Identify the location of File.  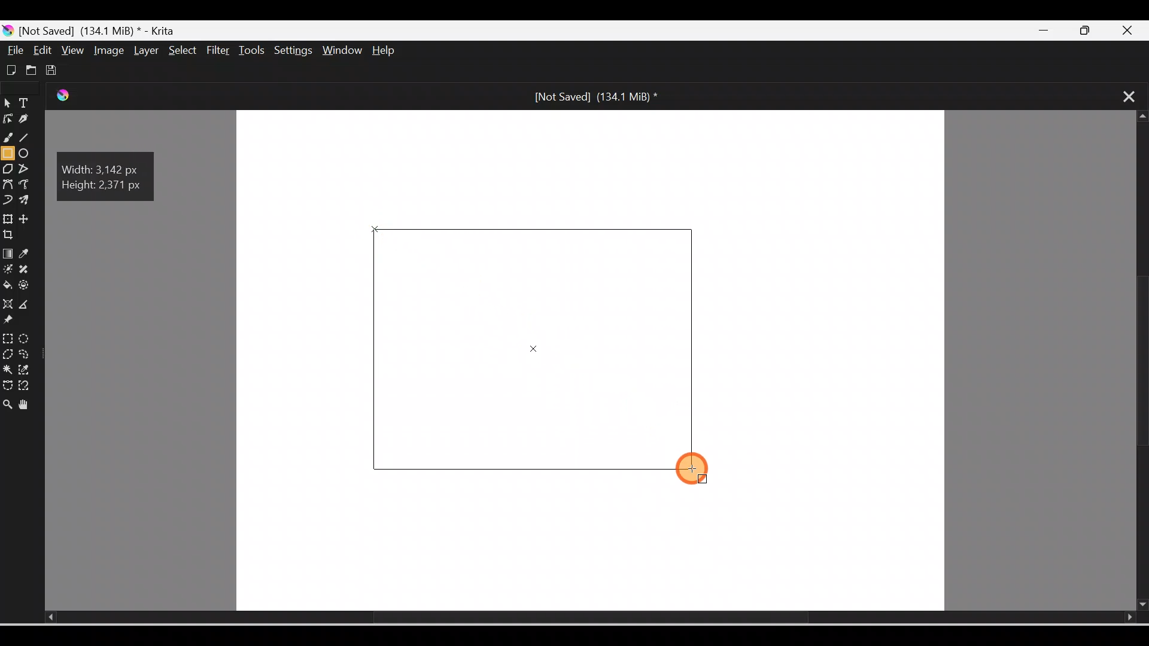
(16, 50).